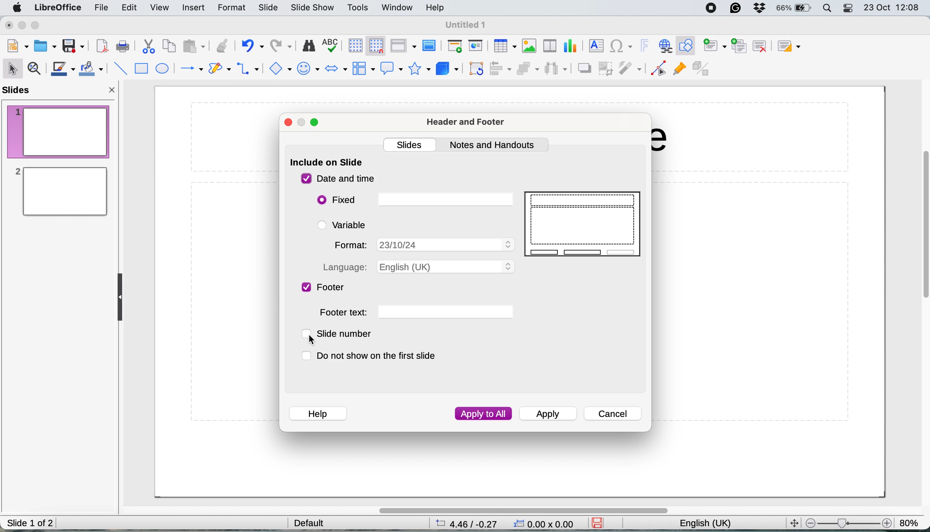 The image size is (930, 532). I want to click on rectangle, so click(141, 69).